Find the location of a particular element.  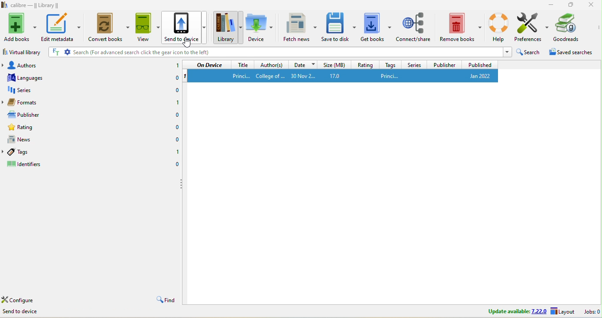

rating is located at coordinates (367, 64).